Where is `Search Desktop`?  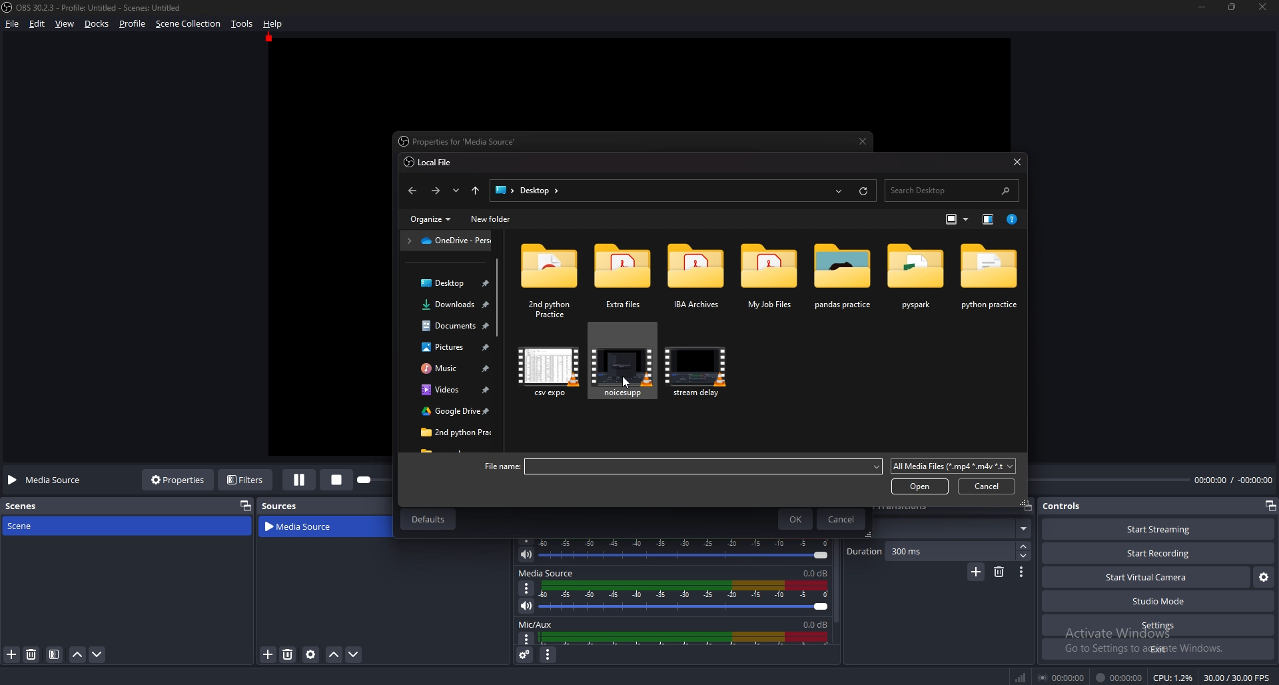
Search Desktop is located at coordinates (951, 191).